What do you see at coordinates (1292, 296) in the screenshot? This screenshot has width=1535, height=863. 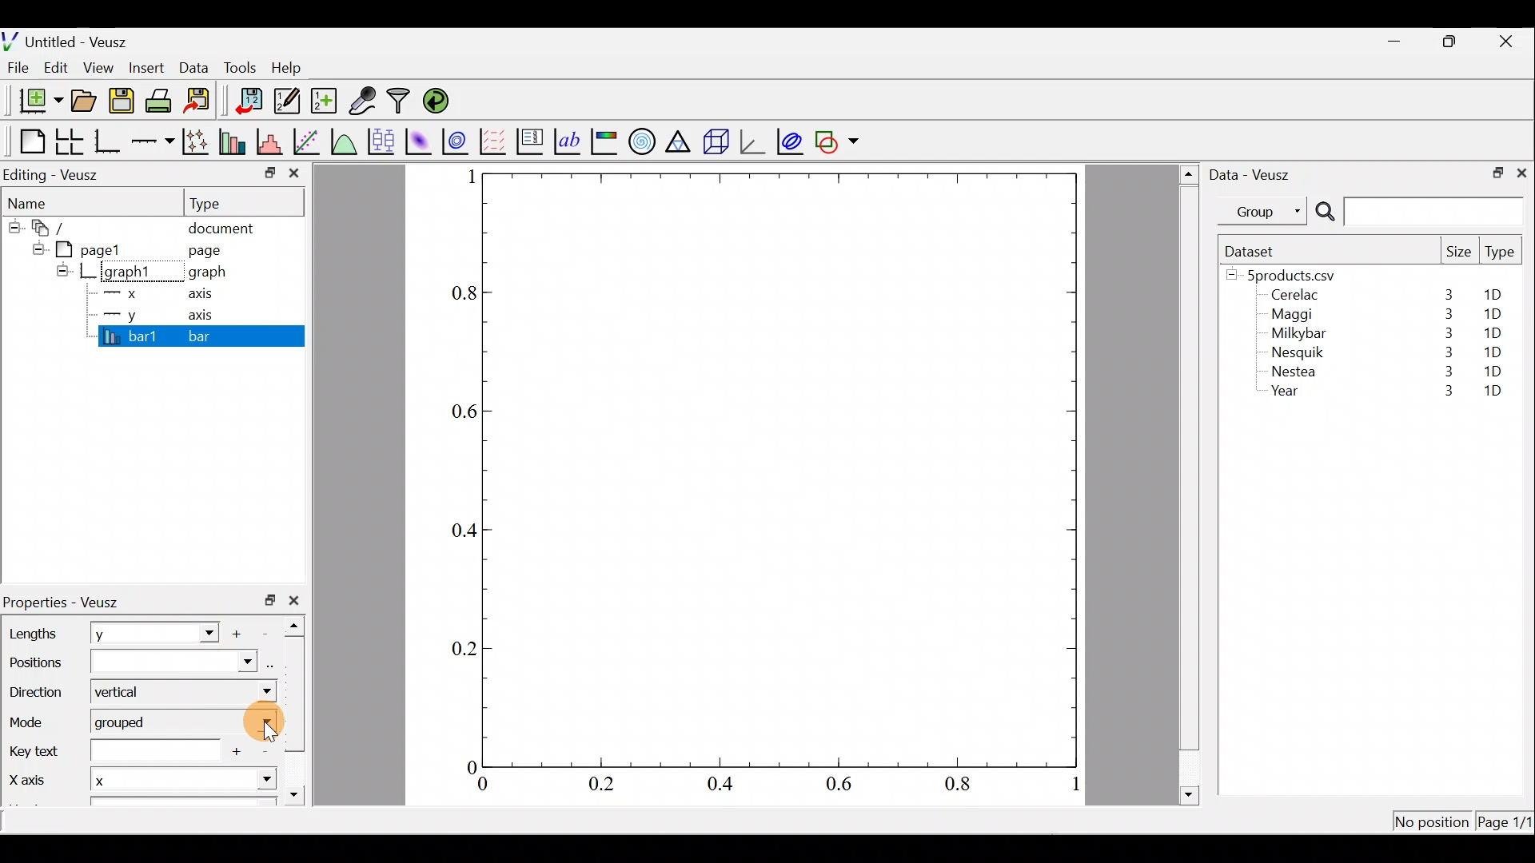 I see `Cerelac` at bounding box center [1292, 296].